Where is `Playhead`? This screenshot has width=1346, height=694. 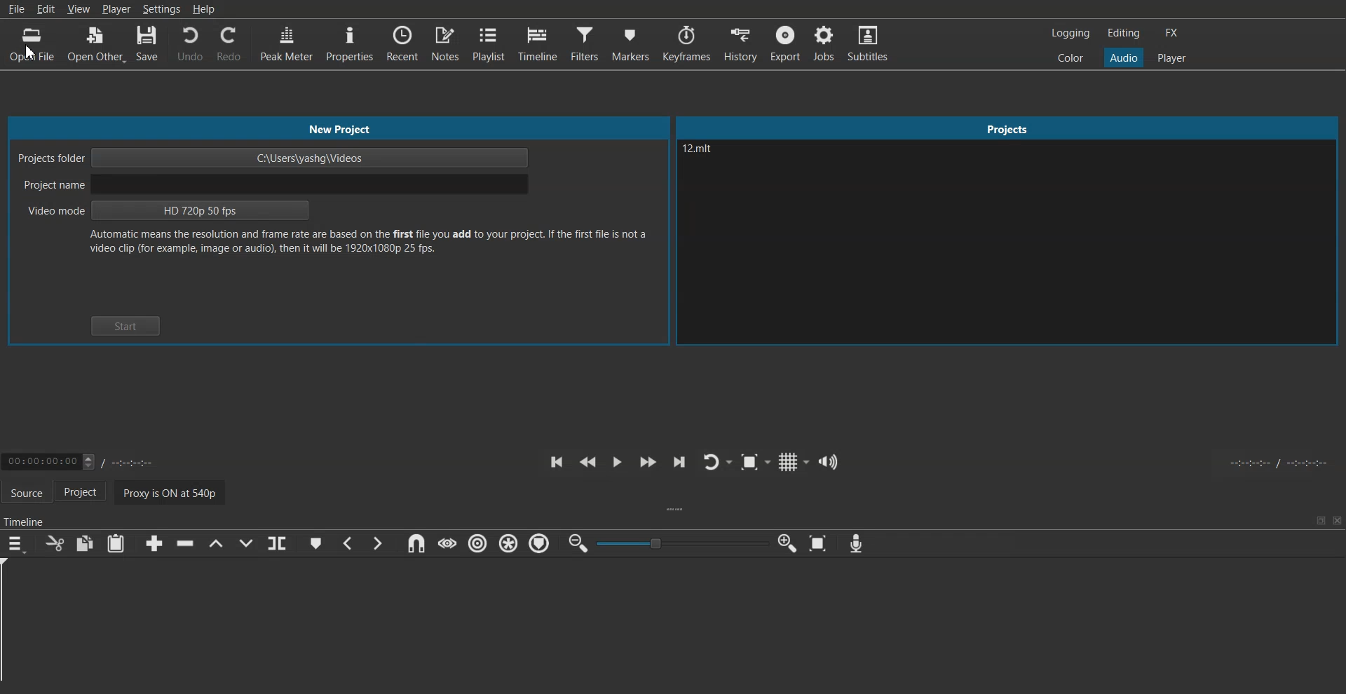
Playhead is located at coordinates (13, 626).